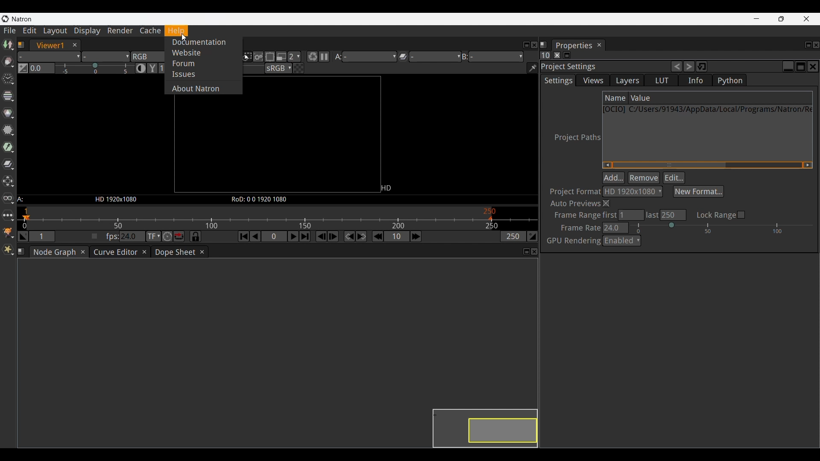 This screenshot has width=820, height=461. Describe the element at coordinates (545, 55) in the screenshot. I see `Set the max. no. of panels that can be opened in the properties panel at the same time` at that location.